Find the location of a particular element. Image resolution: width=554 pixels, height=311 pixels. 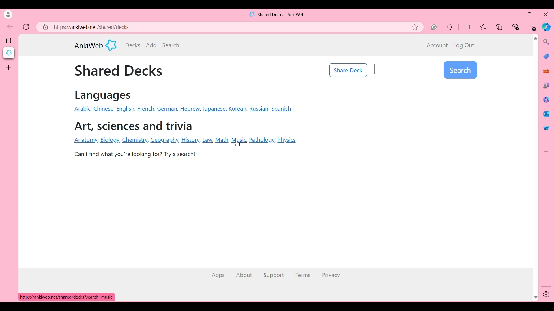

Apps is located at coordinates (218, 276).